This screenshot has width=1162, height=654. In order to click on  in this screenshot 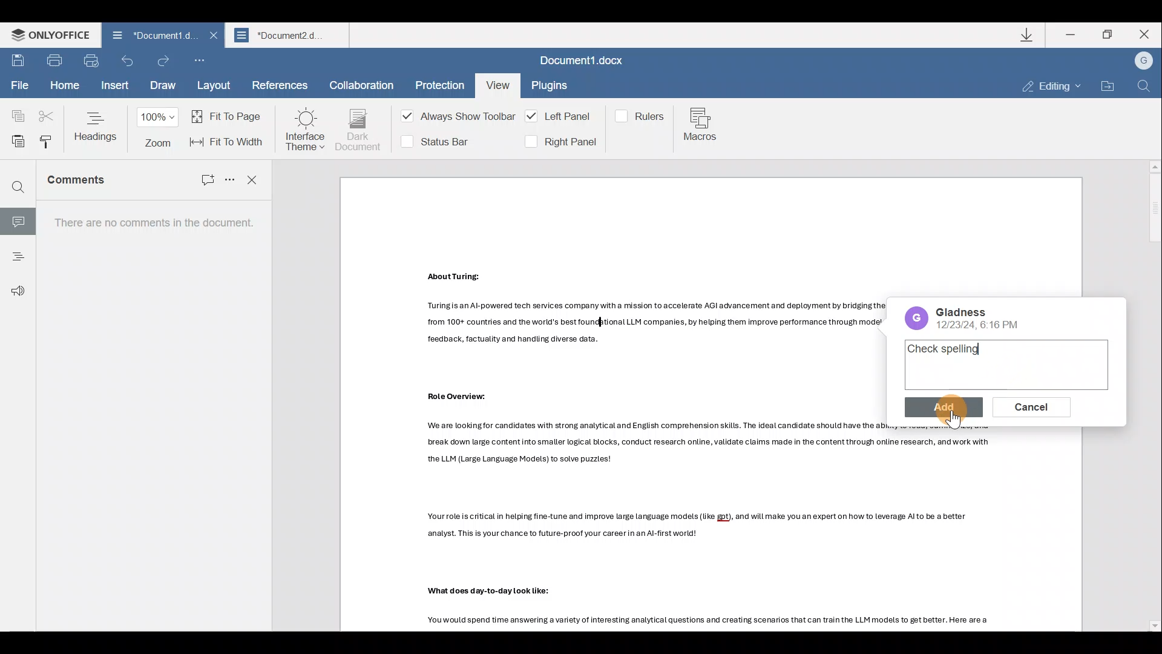, I will do `click(653, 323)`.